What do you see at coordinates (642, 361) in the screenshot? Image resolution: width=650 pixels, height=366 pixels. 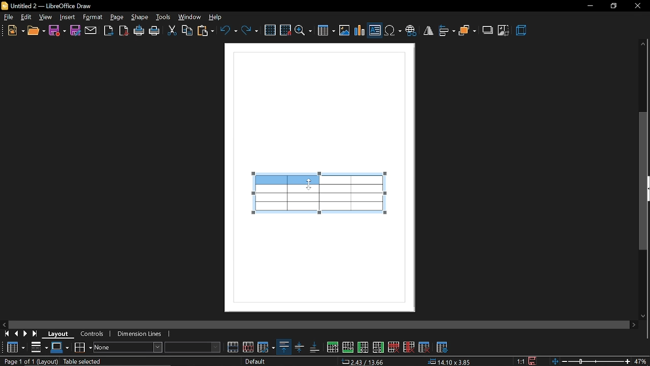 I see `47%` at bounding box center [642, 361].